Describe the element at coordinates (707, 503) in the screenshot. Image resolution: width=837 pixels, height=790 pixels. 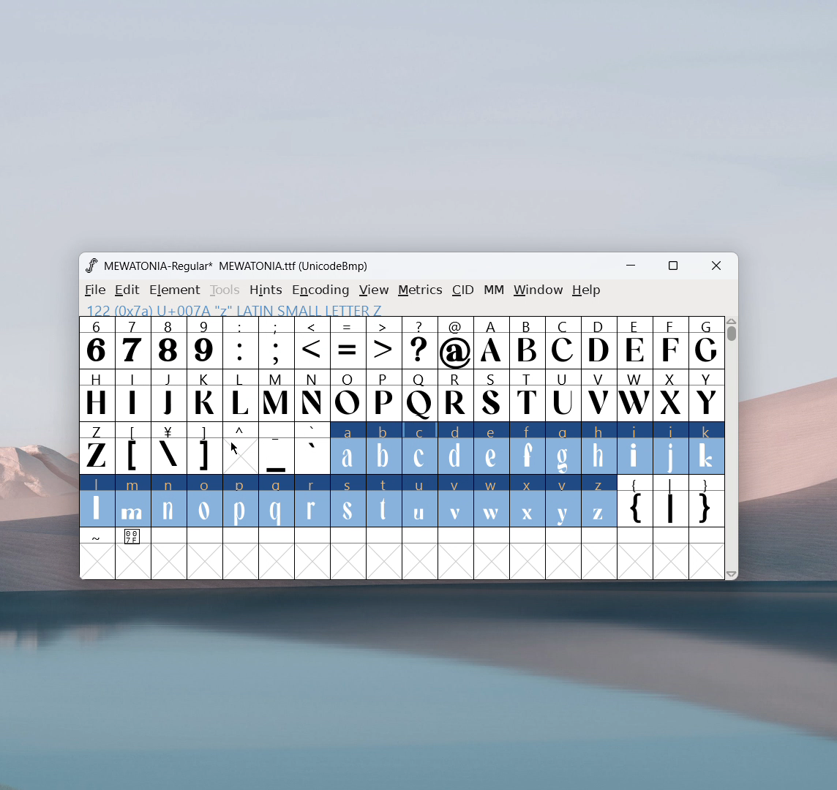
I see `}` at that location.